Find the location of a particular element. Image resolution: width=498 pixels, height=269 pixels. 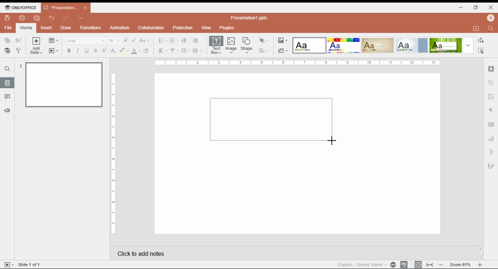

home is located at coordinates (26, 28).